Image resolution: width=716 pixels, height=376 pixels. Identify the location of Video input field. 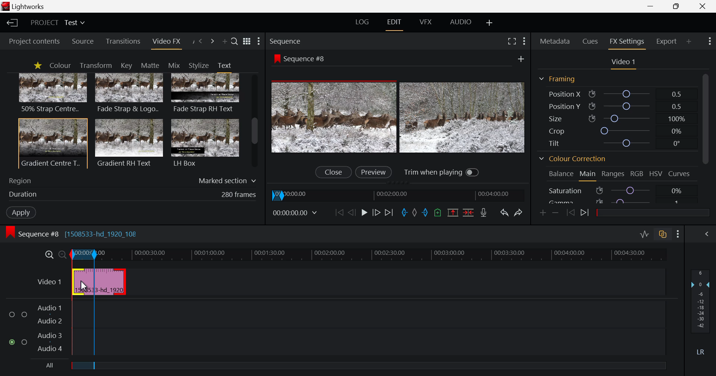
(99, 282).